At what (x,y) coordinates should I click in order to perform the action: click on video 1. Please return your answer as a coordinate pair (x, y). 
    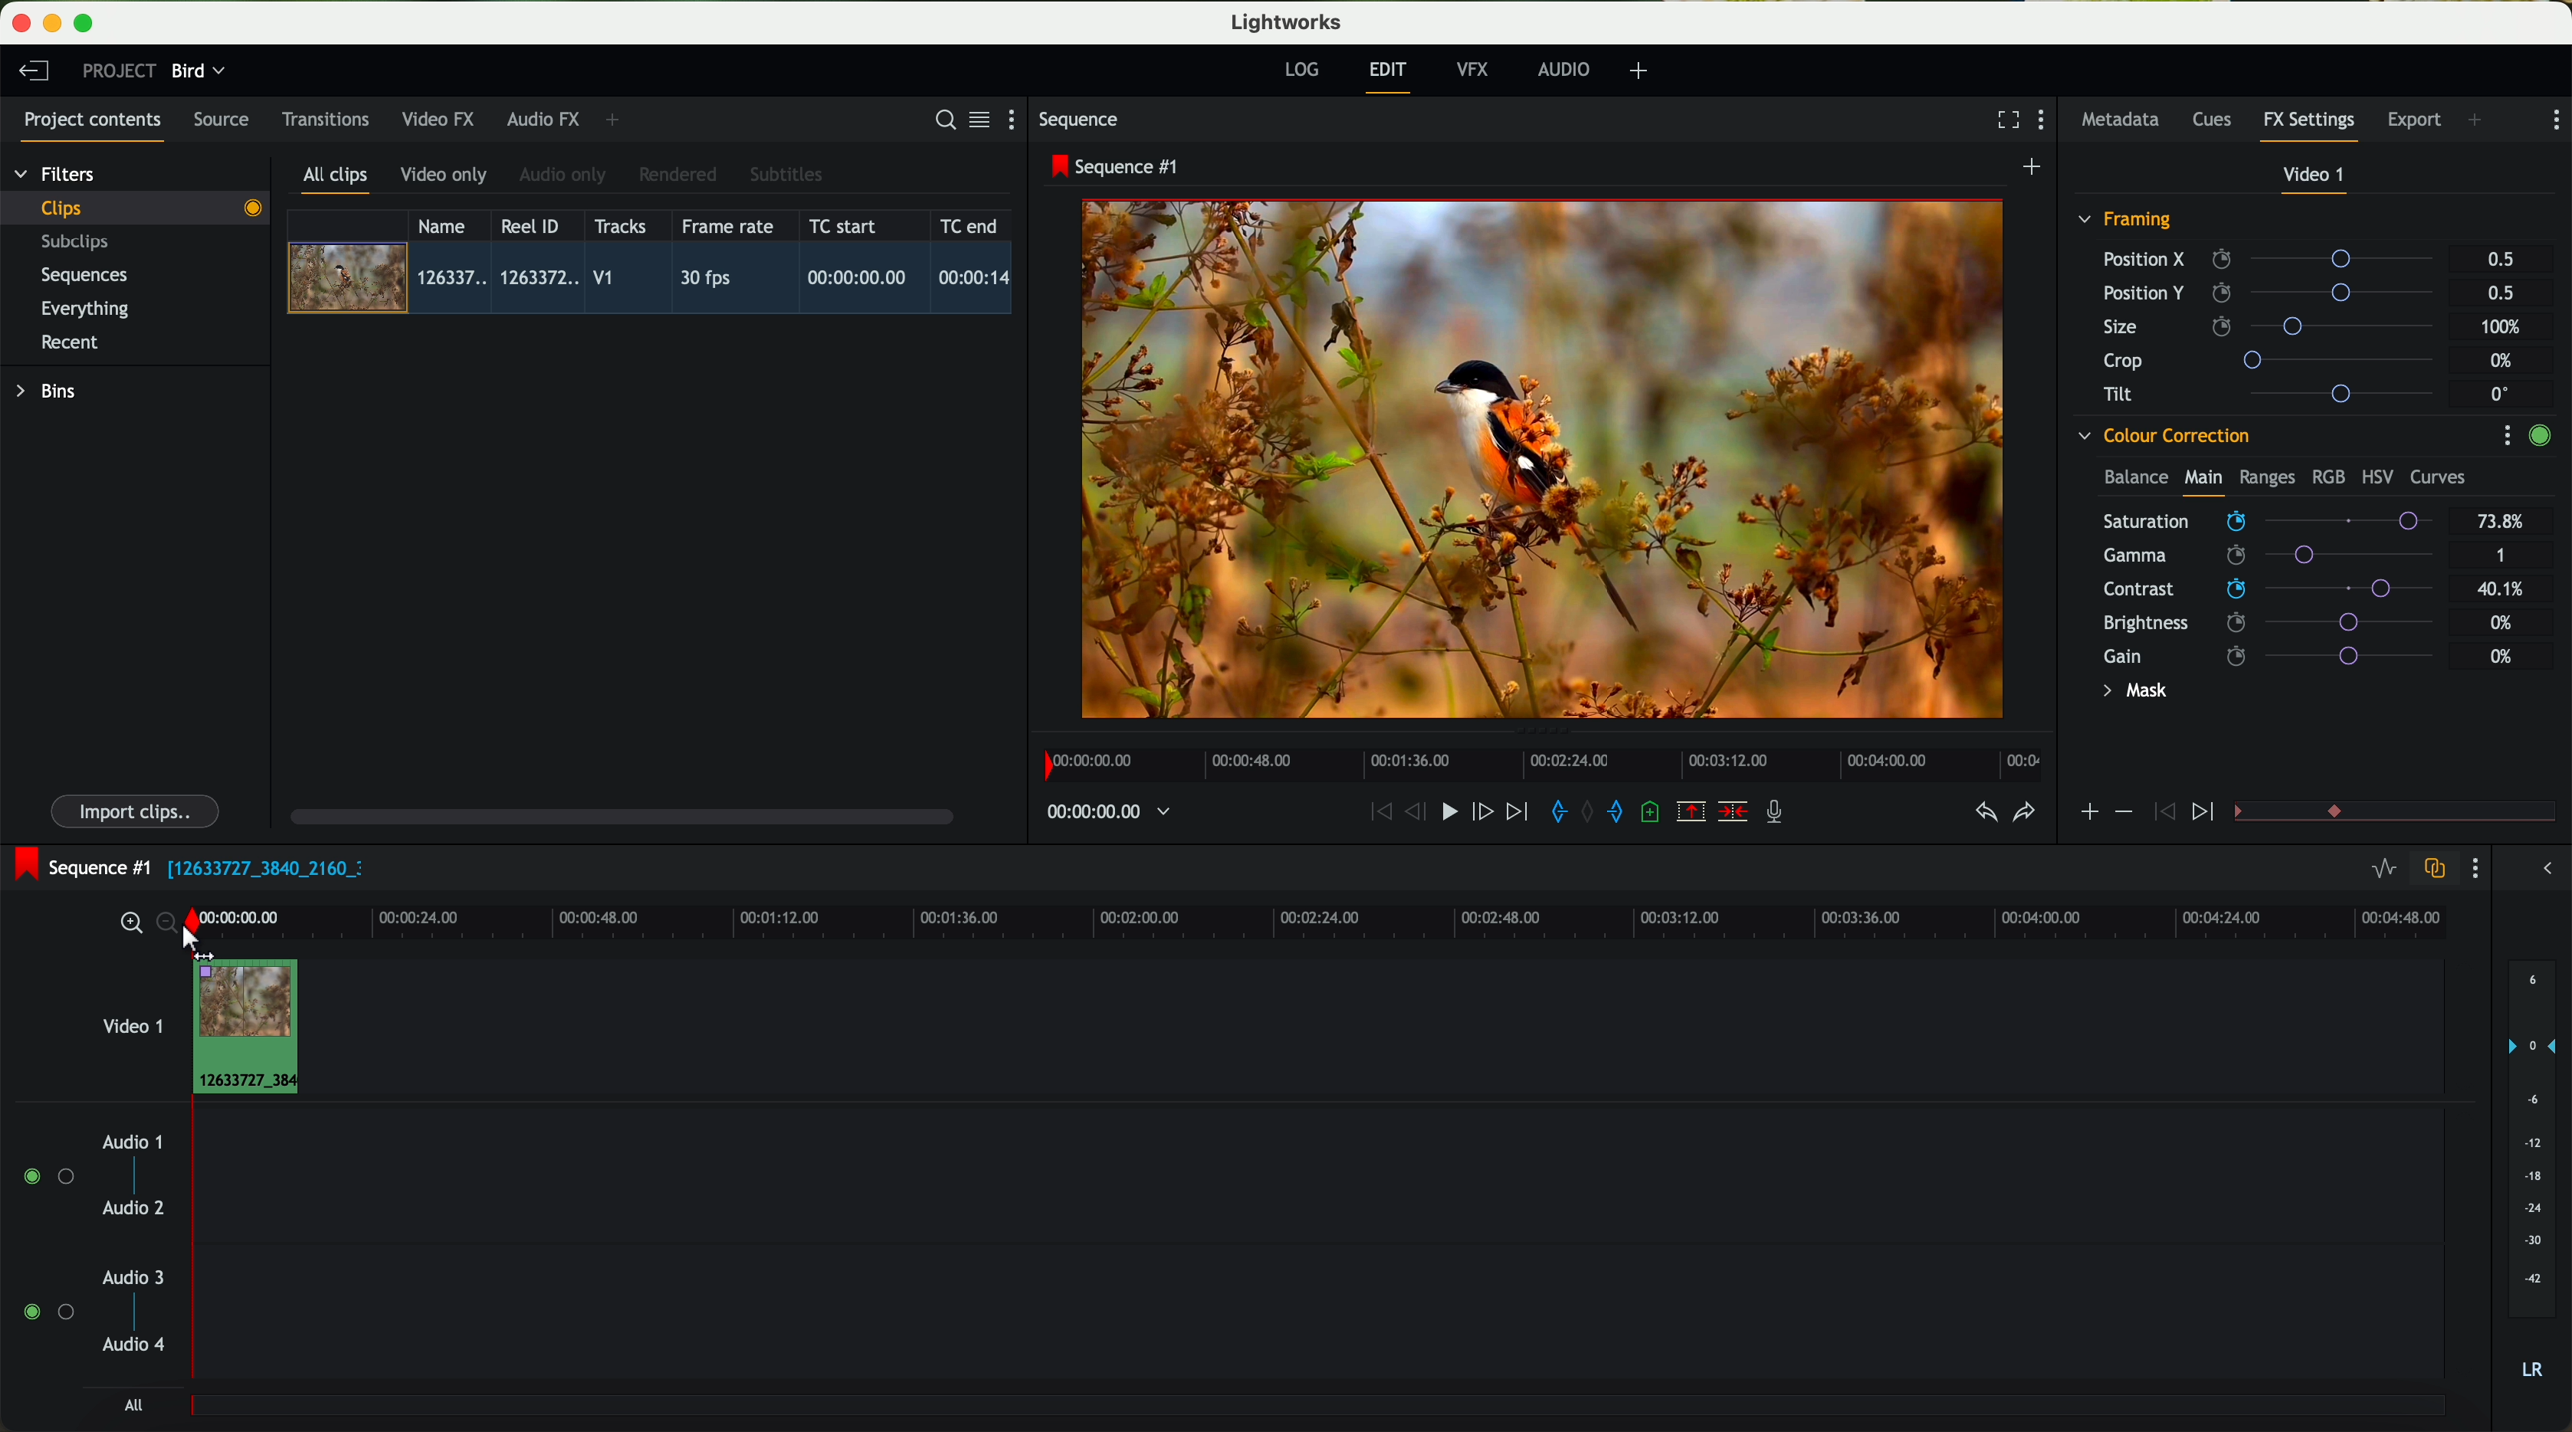
    Looking at the image, I should click on (130, 1022).